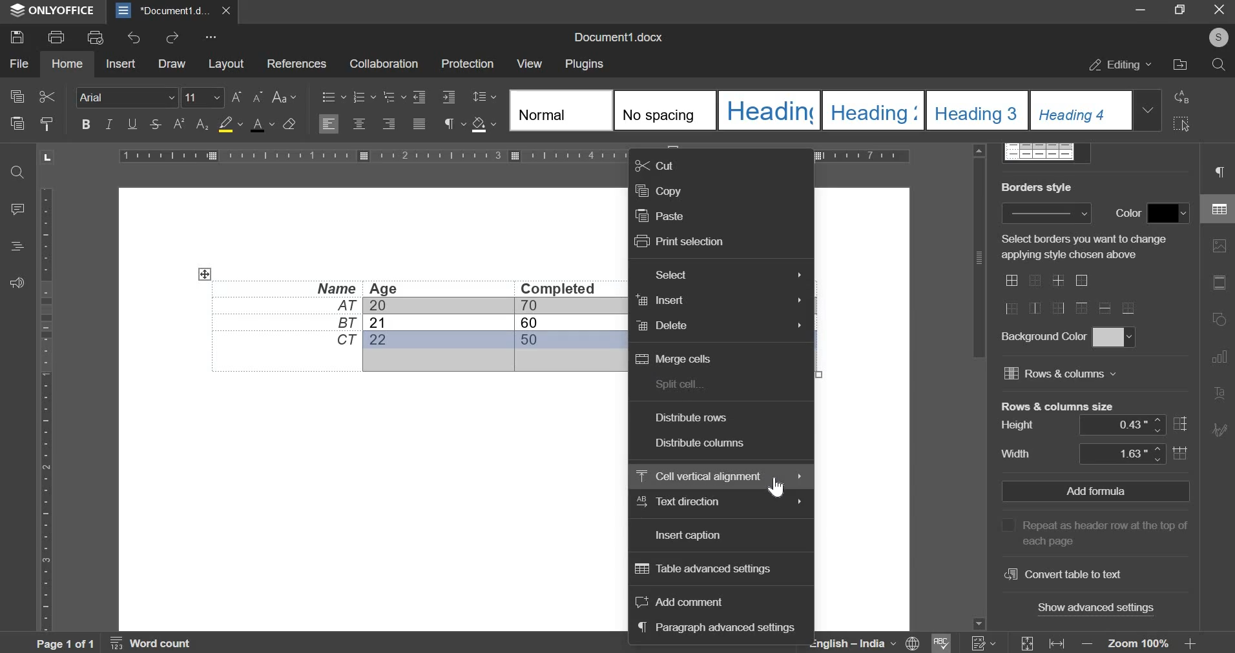 The width and height of the screenshot is (1235, 653). I want to click on height, so click(1128, 425).